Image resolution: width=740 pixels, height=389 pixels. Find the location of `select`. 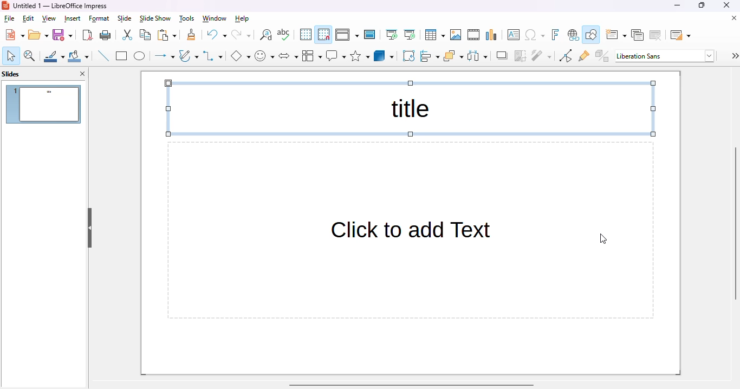

select is located at coordinates (11, 56).